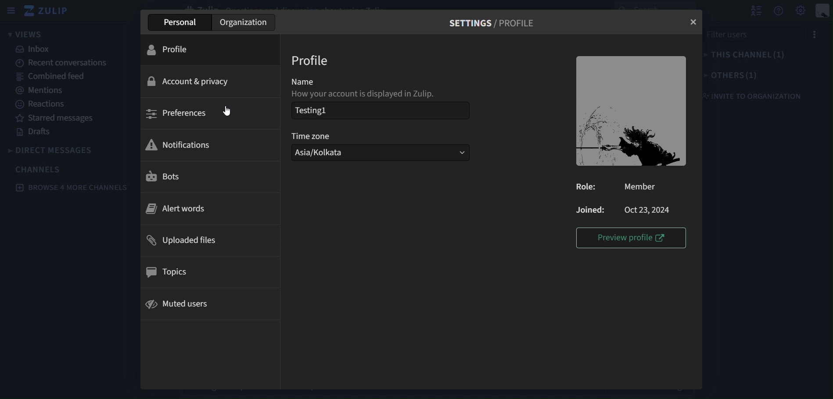 This screenshot has height=399, width=833. Describe the element at coordinates (245, 22) in the screenshot. I see `organization` at that location.